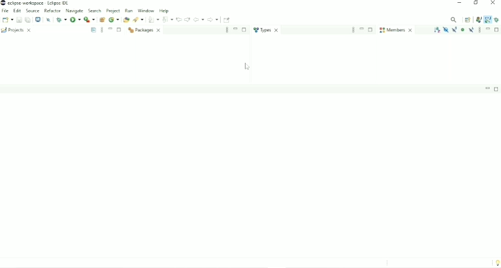  Describe the element at coordinates (212, 19) in the screenshot. I see `forward` at that location.